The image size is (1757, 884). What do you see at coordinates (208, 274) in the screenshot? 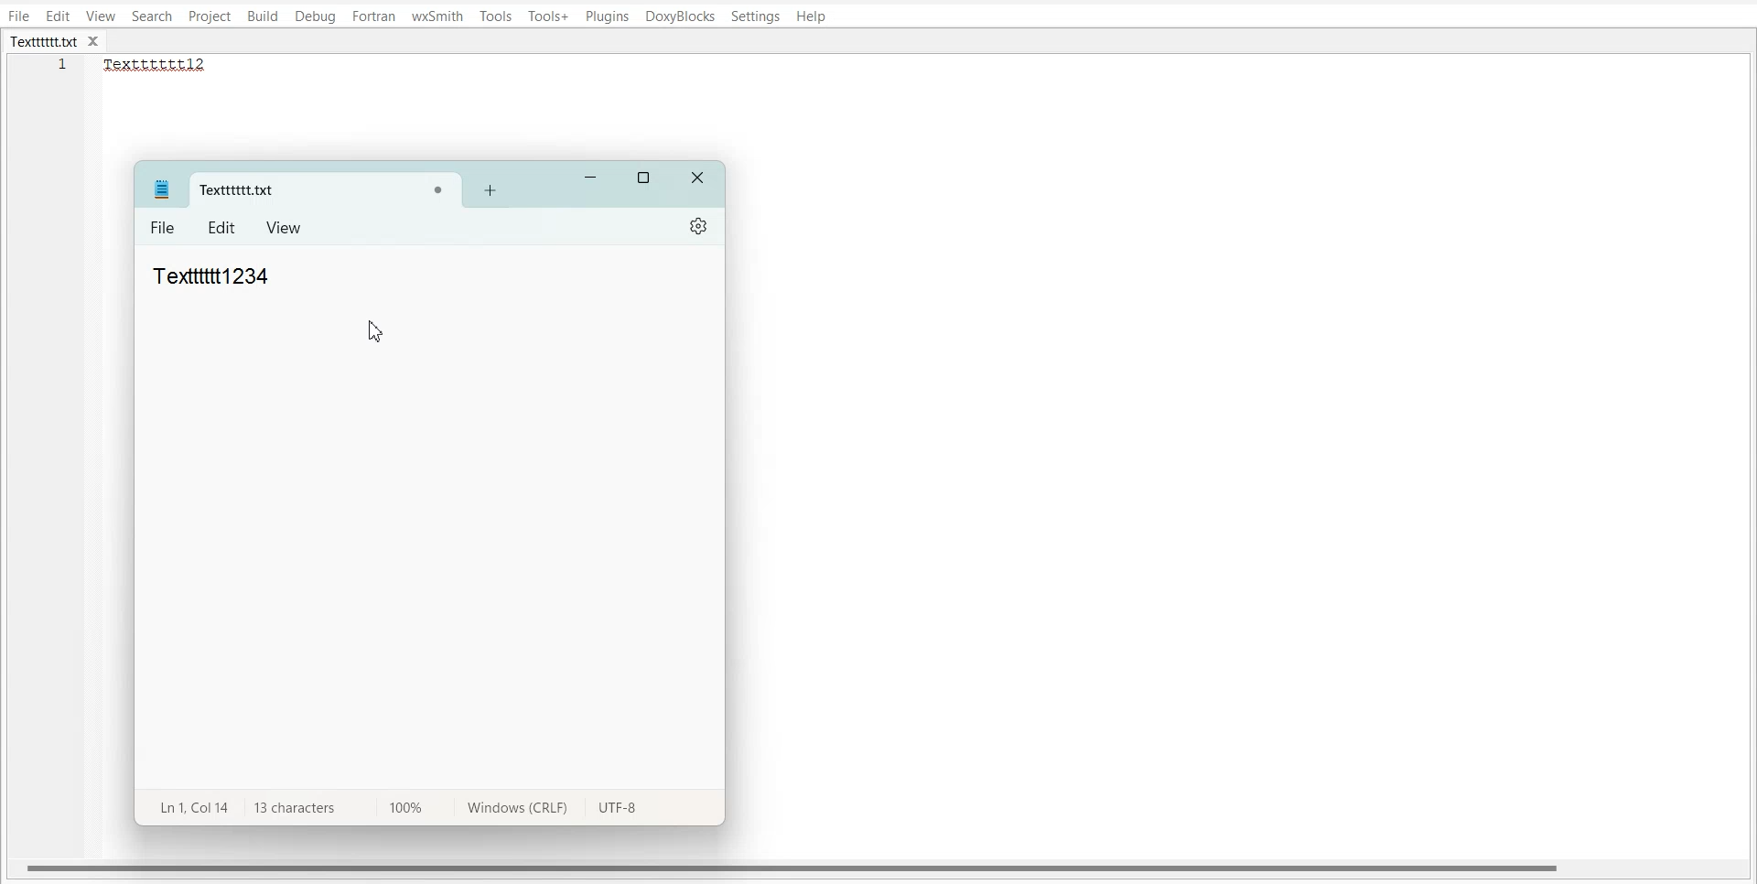
I see `Text` at bounding box center [208, 274].